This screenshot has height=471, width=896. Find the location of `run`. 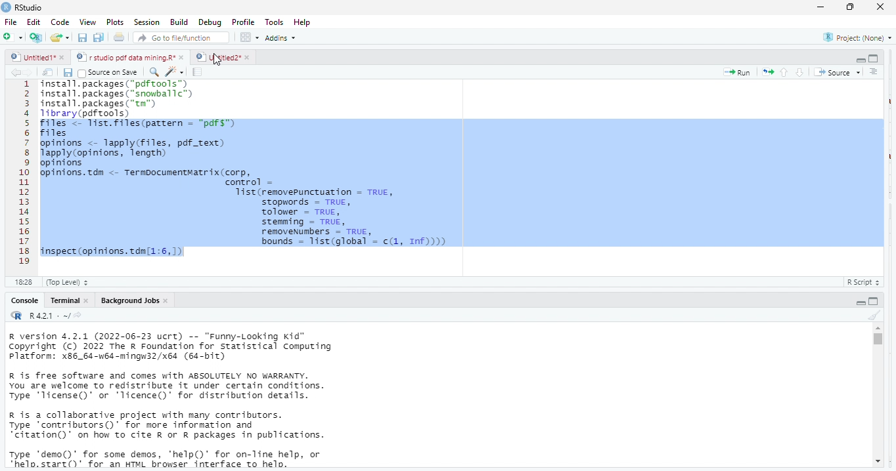

run is located at coordinates (737, 72).